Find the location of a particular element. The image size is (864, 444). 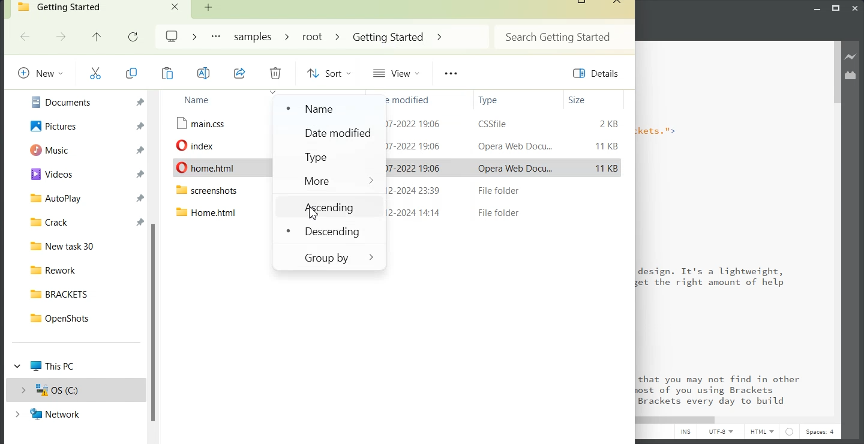

date modified is located at coordinates (415, 212).